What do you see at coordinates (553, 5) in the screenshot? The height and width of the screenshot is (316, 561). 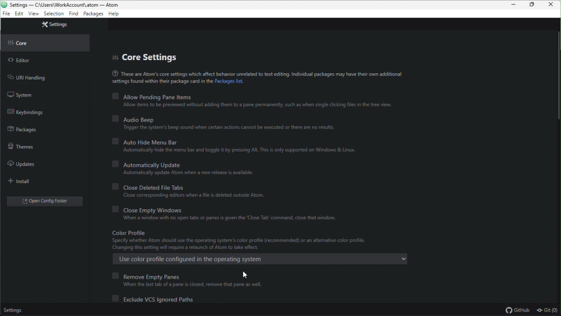 I see `Close` at bounding box center [553, 5].